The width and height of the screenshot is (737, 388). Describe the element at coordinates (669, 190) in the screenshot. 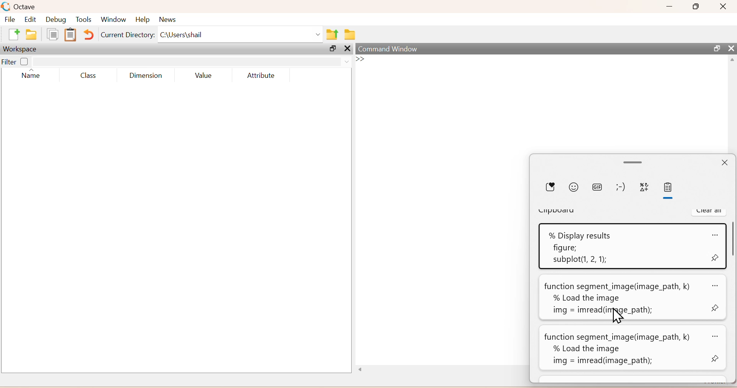

I see `paste` at that location.